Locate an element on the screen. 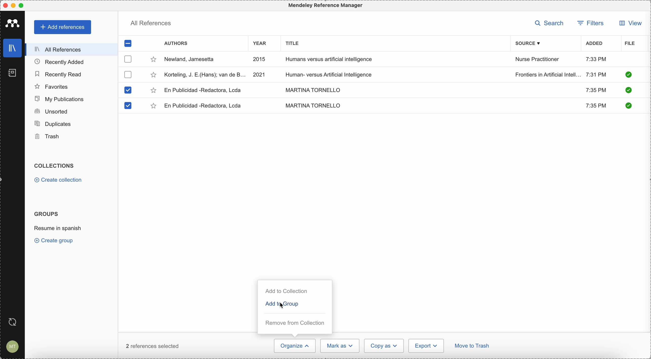 This screenshot has height=359, width=651. checkbox is located at coordinates (127, 74).